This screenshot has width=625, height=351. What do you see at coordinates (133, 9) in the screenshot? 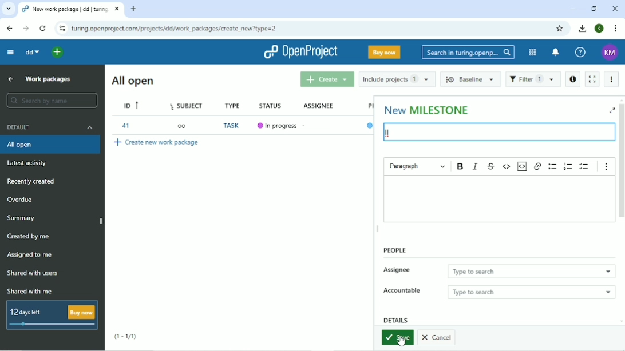
I see `New tab` at bounding box center [133, 9].